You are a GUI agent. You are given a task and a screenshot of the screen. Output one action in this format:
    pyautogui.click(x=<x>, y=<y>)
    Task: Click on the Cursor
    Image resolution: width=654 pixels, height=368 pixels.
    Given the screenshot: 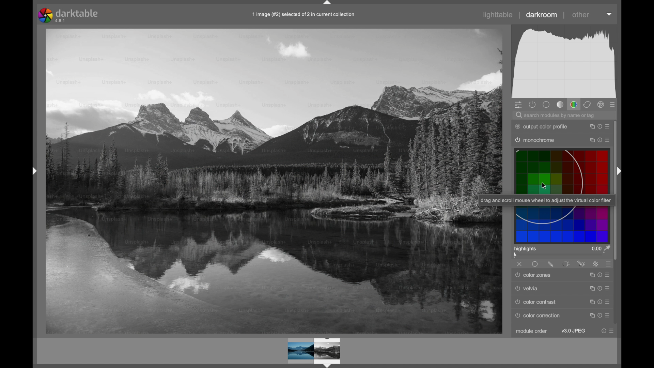 What is the action you would take?
    pyautogui.click(x=545, y=187)
    